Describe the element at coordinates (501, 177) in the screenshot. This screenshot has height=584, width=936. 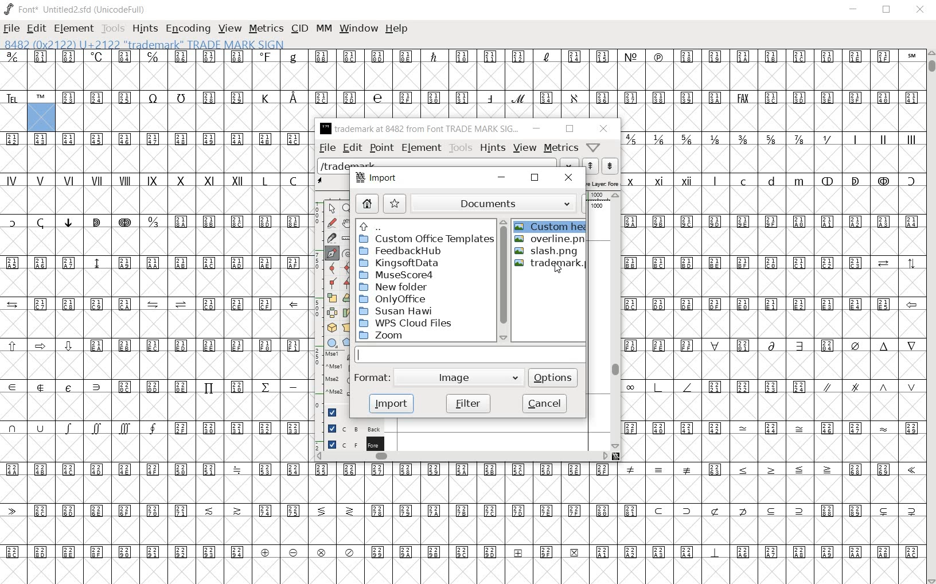
I see `minimize` at that location.